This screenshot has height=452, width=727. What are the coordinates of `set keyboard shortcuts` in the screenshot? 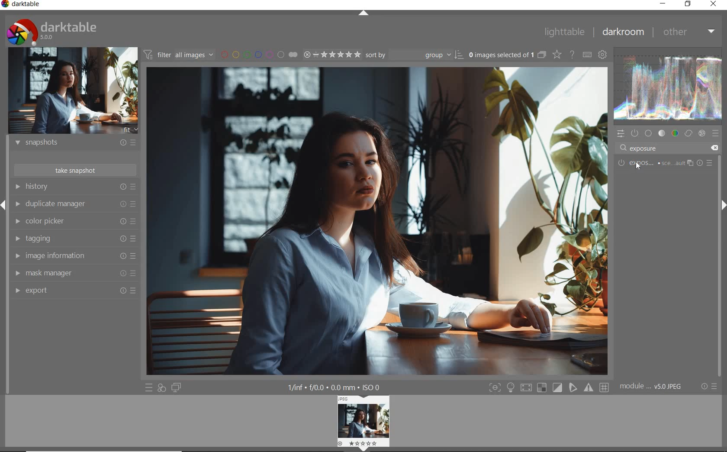 It's located at (586, 55).